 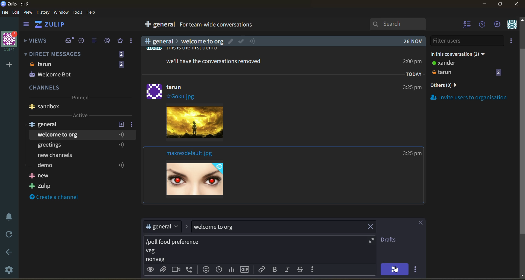 What do you see at coordinates (522, 146) in the screenshot?
I see `Scroll bar` at bounding box center [522, 146].